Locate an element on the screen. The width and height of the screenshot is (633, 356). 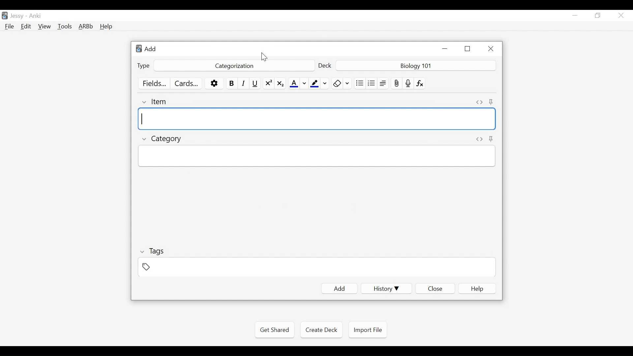
Add is located at coordinates (339, 289).